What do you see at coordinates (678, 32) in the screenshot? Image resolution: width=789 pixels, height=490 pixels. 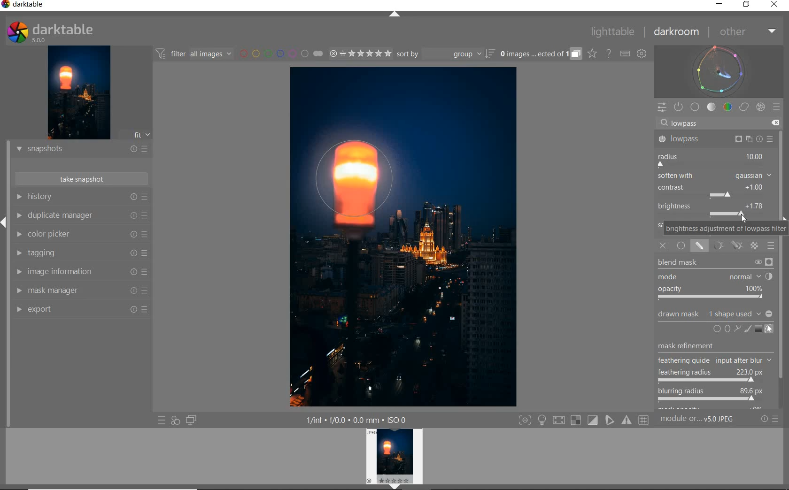 I see `DARKROOM` at bounding box center [678, 32].